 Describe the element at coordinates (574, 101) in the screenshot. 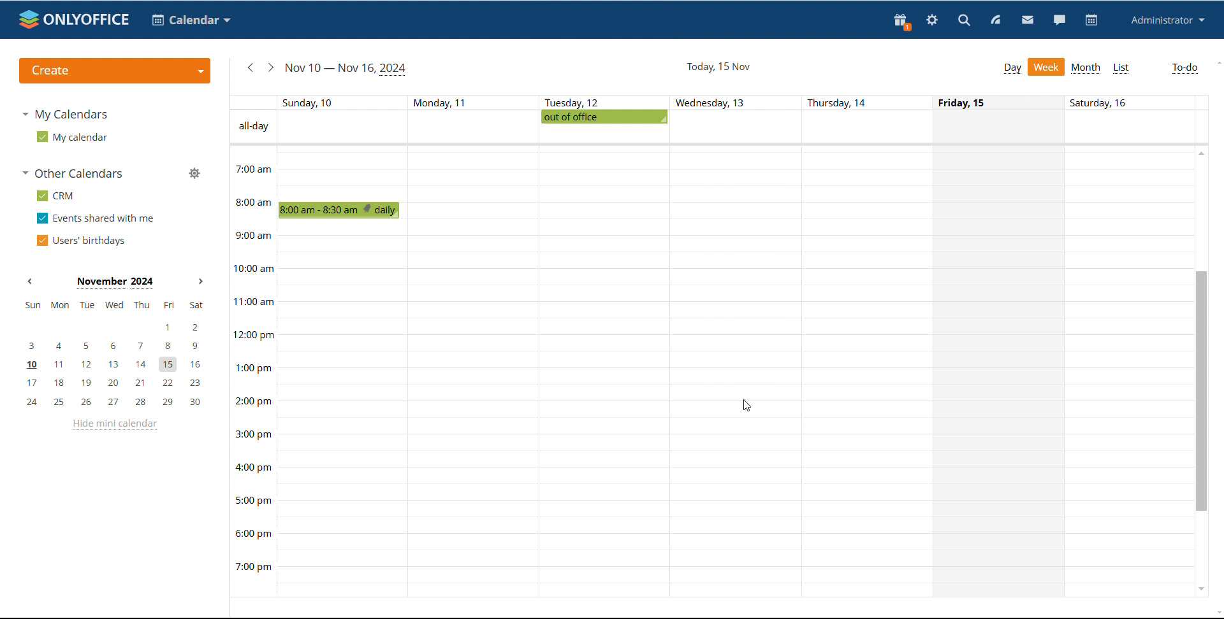

I see `text` at that location.